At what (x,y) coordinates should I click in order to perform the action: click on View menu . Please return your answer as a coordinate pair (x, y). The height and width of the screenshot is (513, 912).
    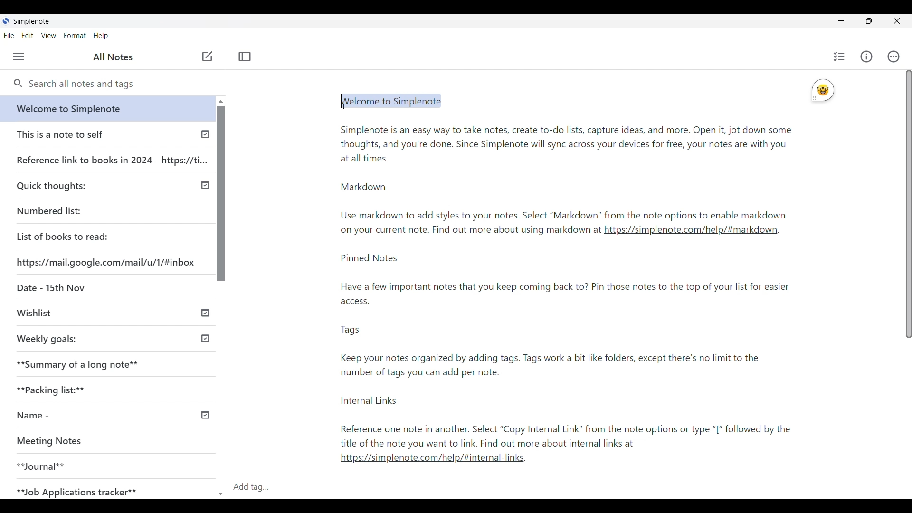
    Looking at the image, I should click on (49, 35).